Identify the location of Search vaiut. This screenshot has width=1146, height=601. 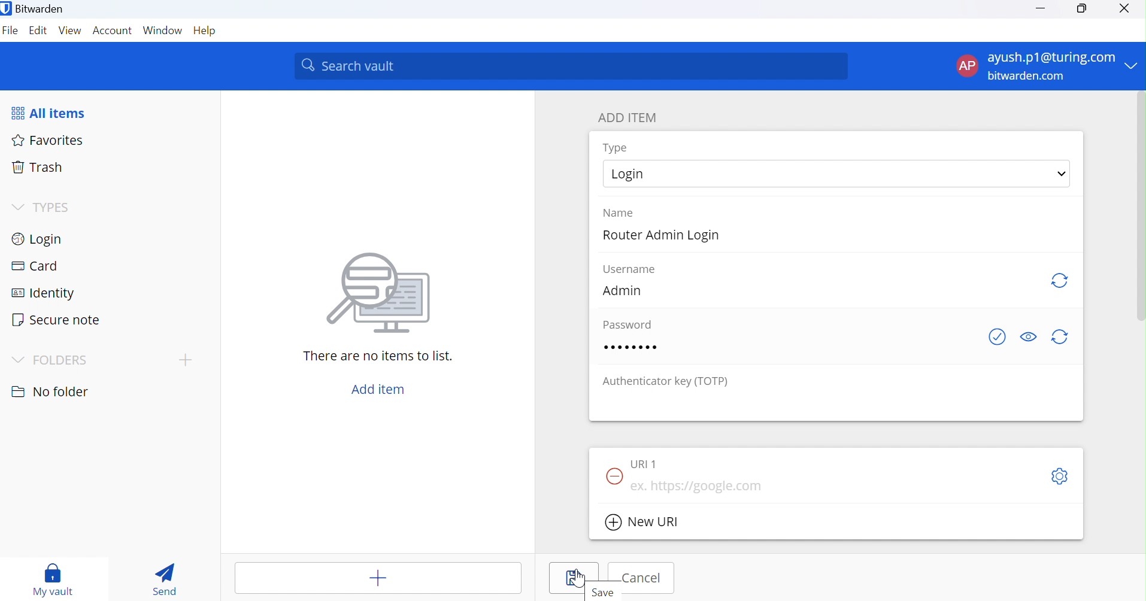
(571, 66).